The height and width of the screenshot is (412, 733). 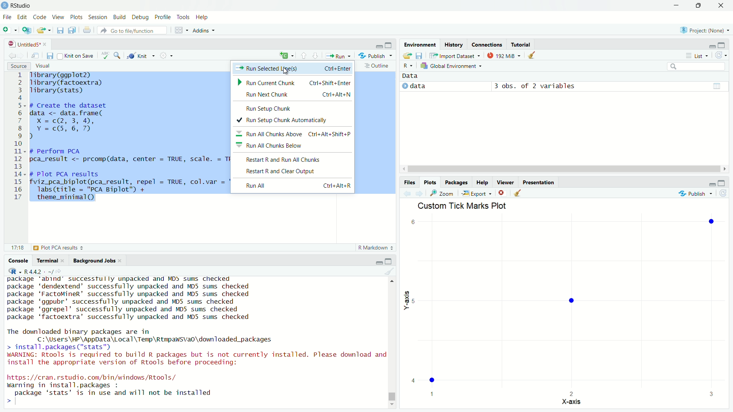 I want to click on source, so click(x=18, y=66).